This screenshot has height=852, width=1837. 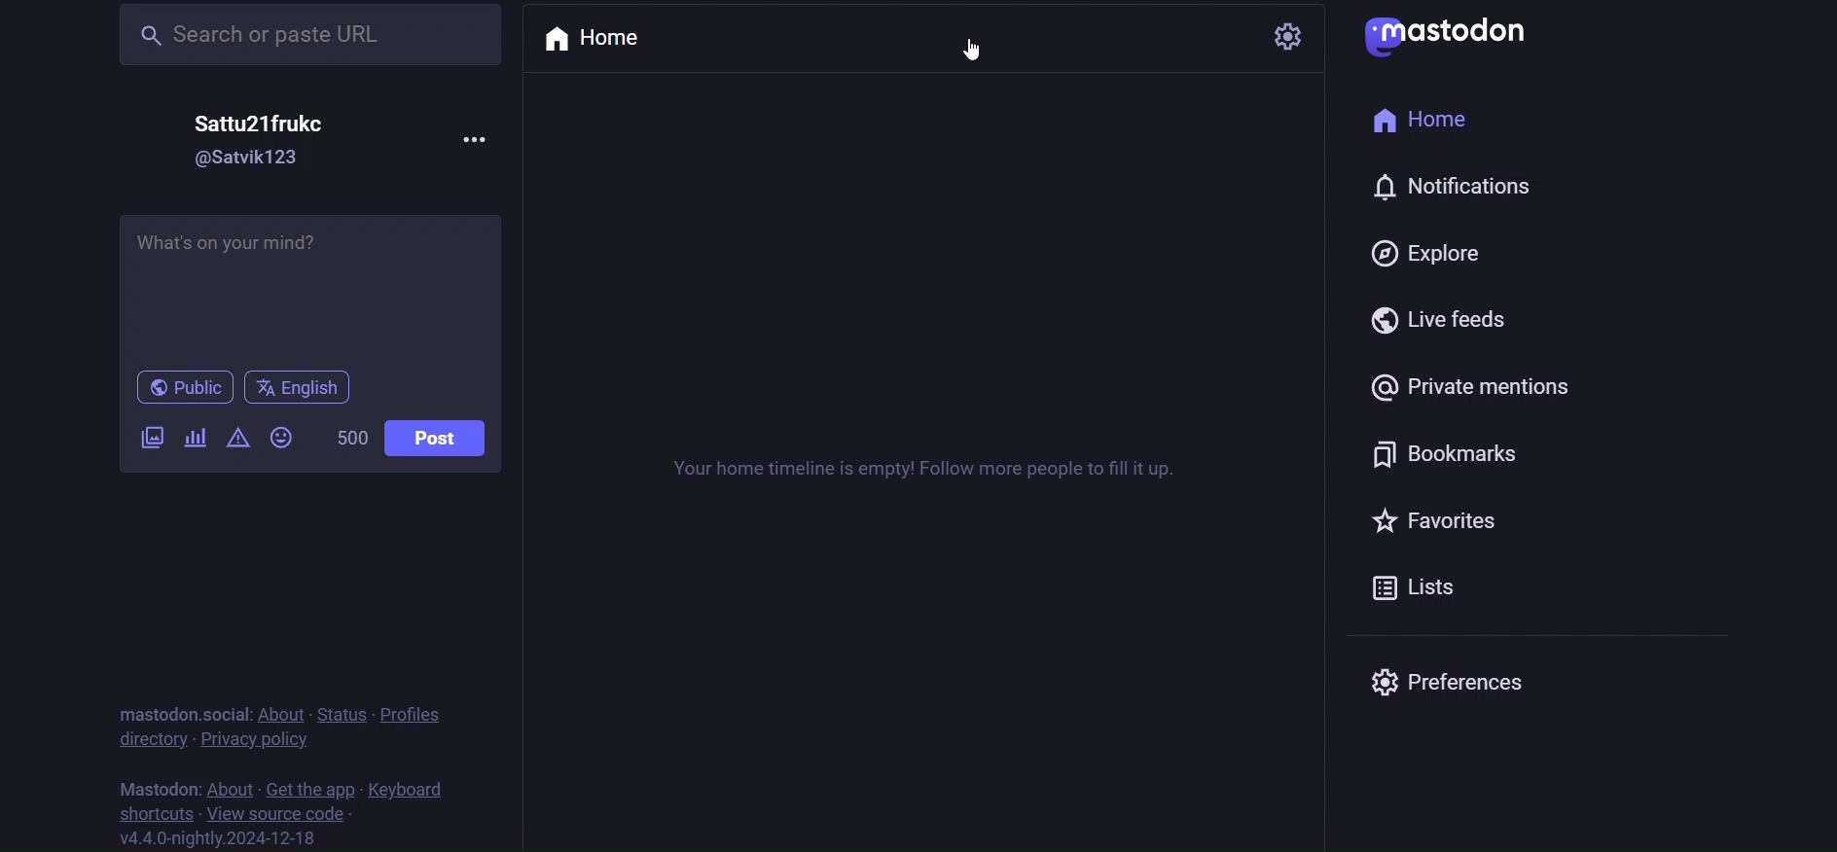 I want to click on get the app, so click(x=311, y=791).